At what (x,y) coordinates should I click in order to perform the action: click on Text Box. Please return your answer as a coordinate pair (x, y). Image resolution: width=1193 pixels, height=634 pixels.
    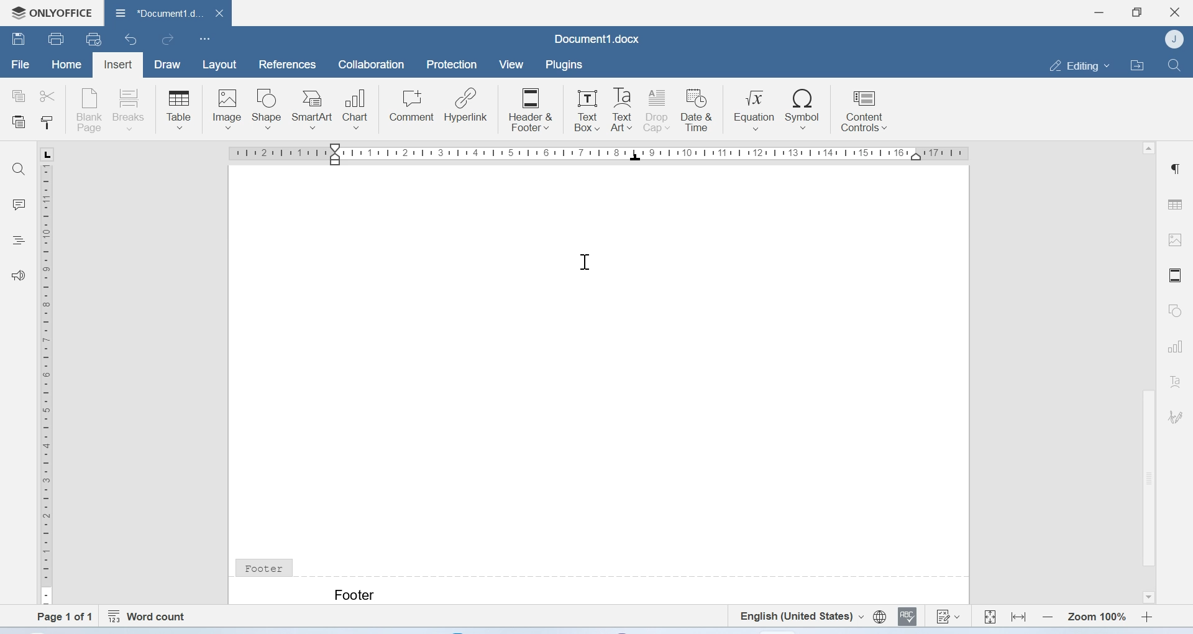
    Looking at the image, I should click on (583, 108).